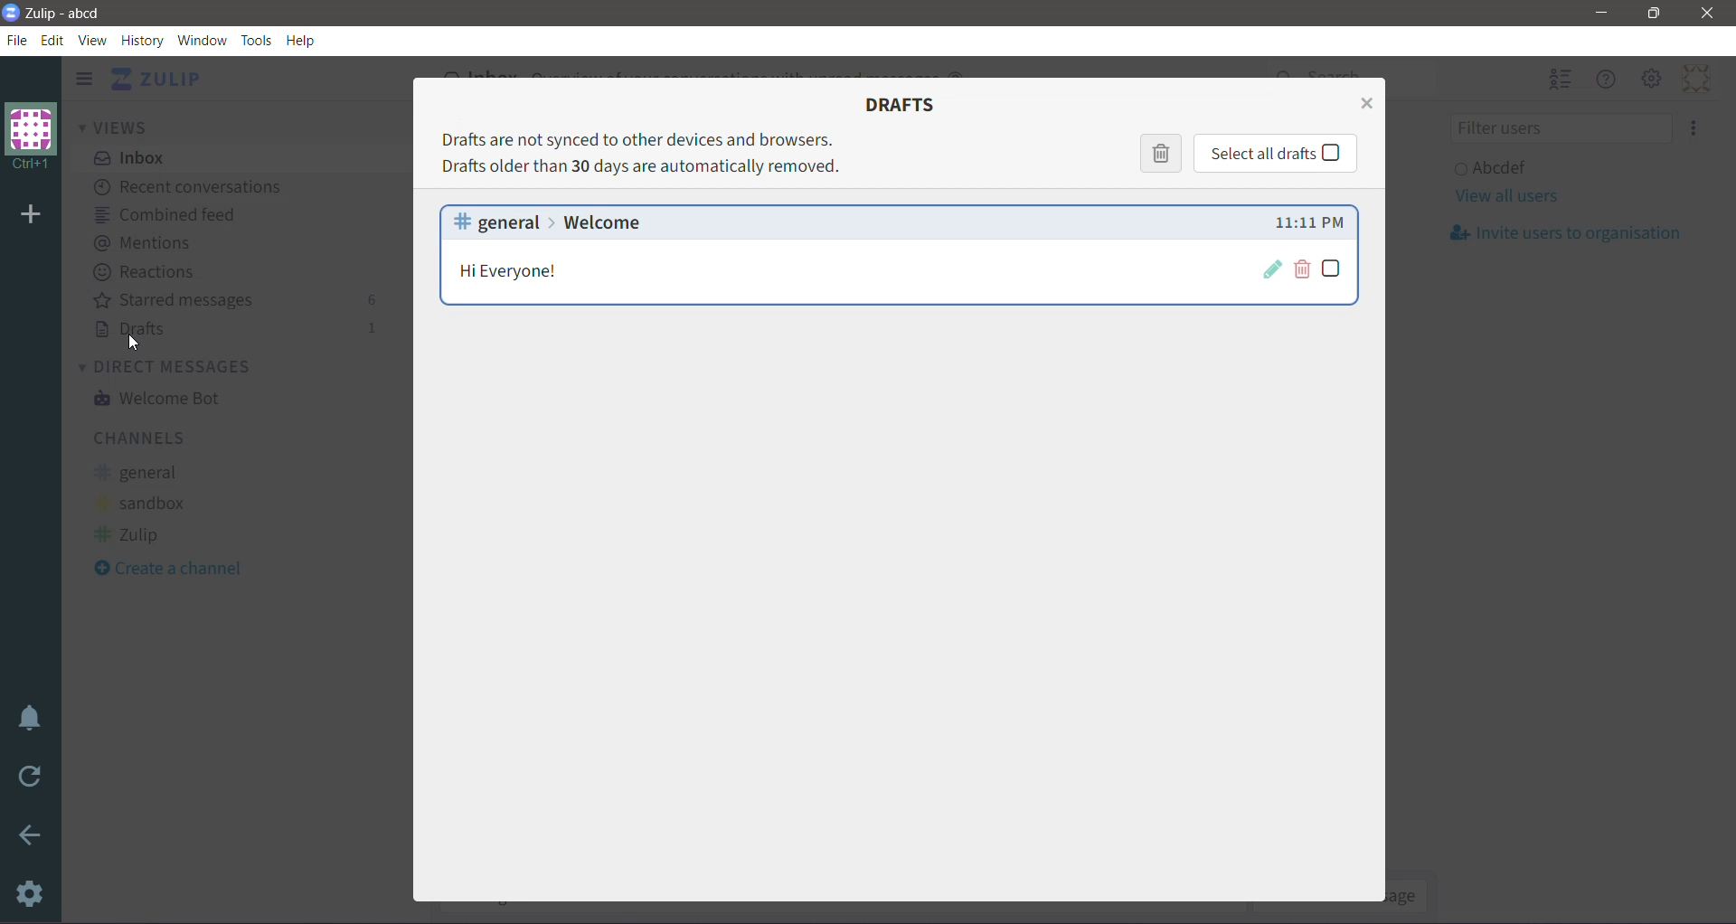  What do you see at coordinates (1694, 128) in the screenshot?
I see `Invite users to organization` at bounding box center [1694, 128].